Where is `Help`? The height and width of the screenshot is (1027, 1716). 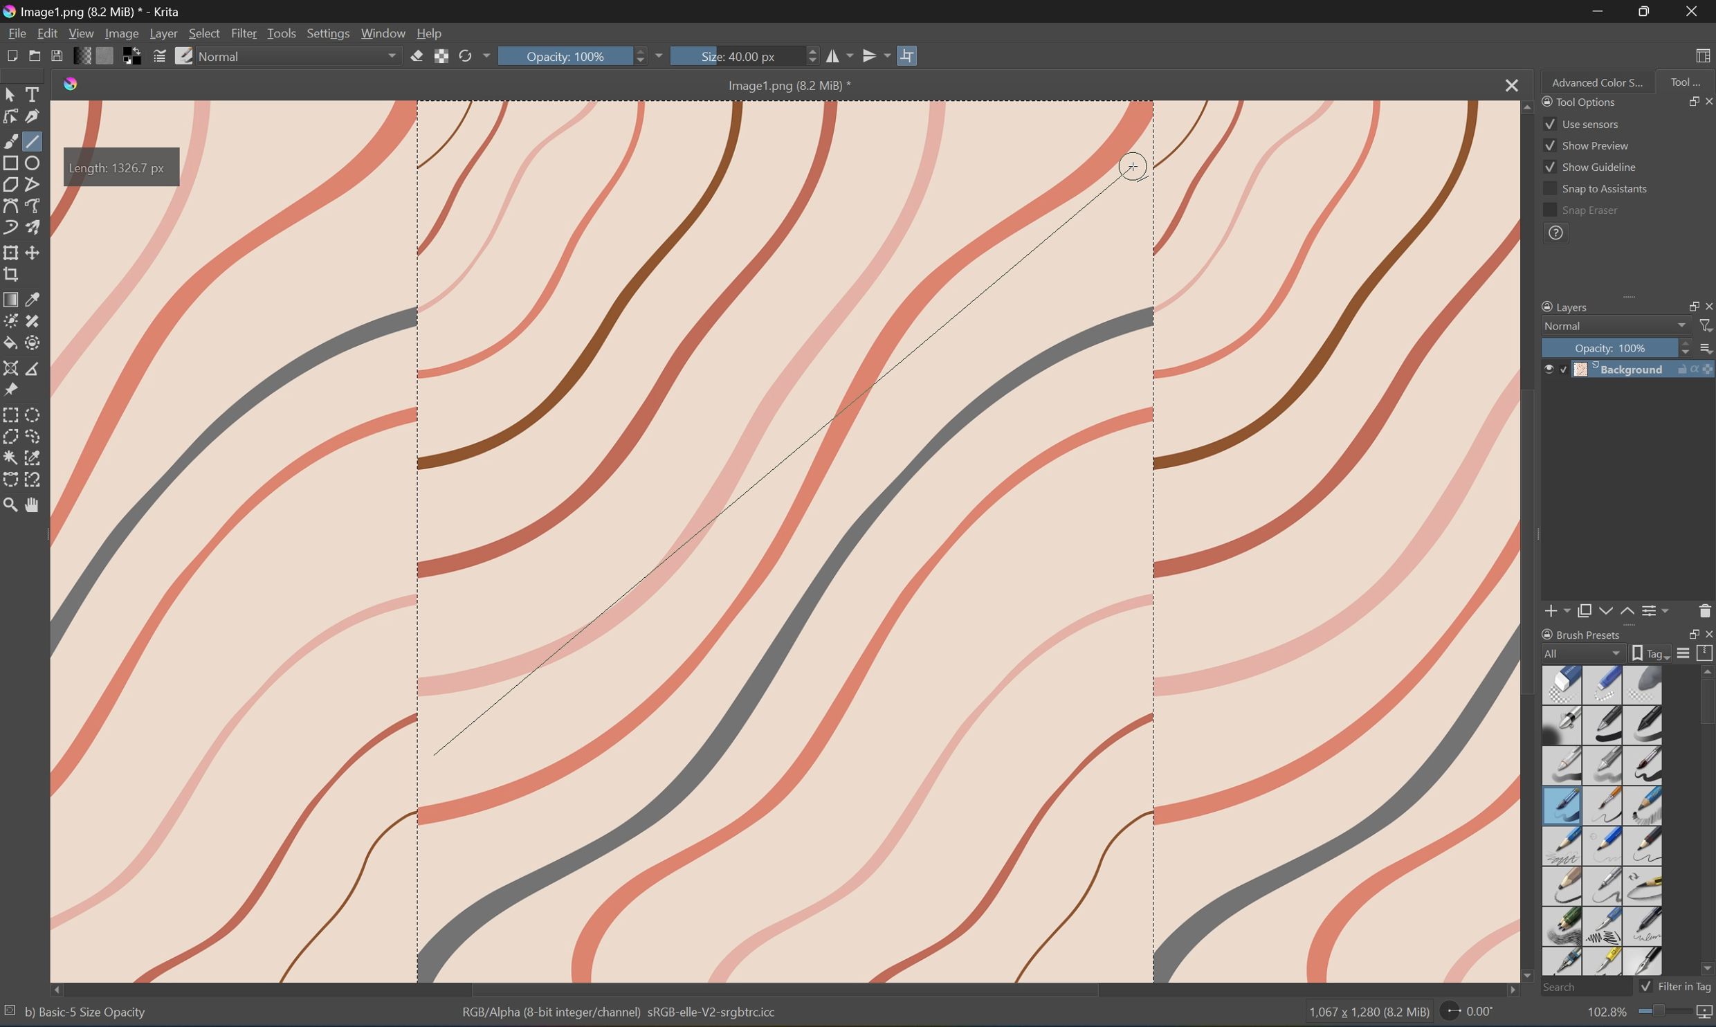 Help is located at coordinates (433, 34).